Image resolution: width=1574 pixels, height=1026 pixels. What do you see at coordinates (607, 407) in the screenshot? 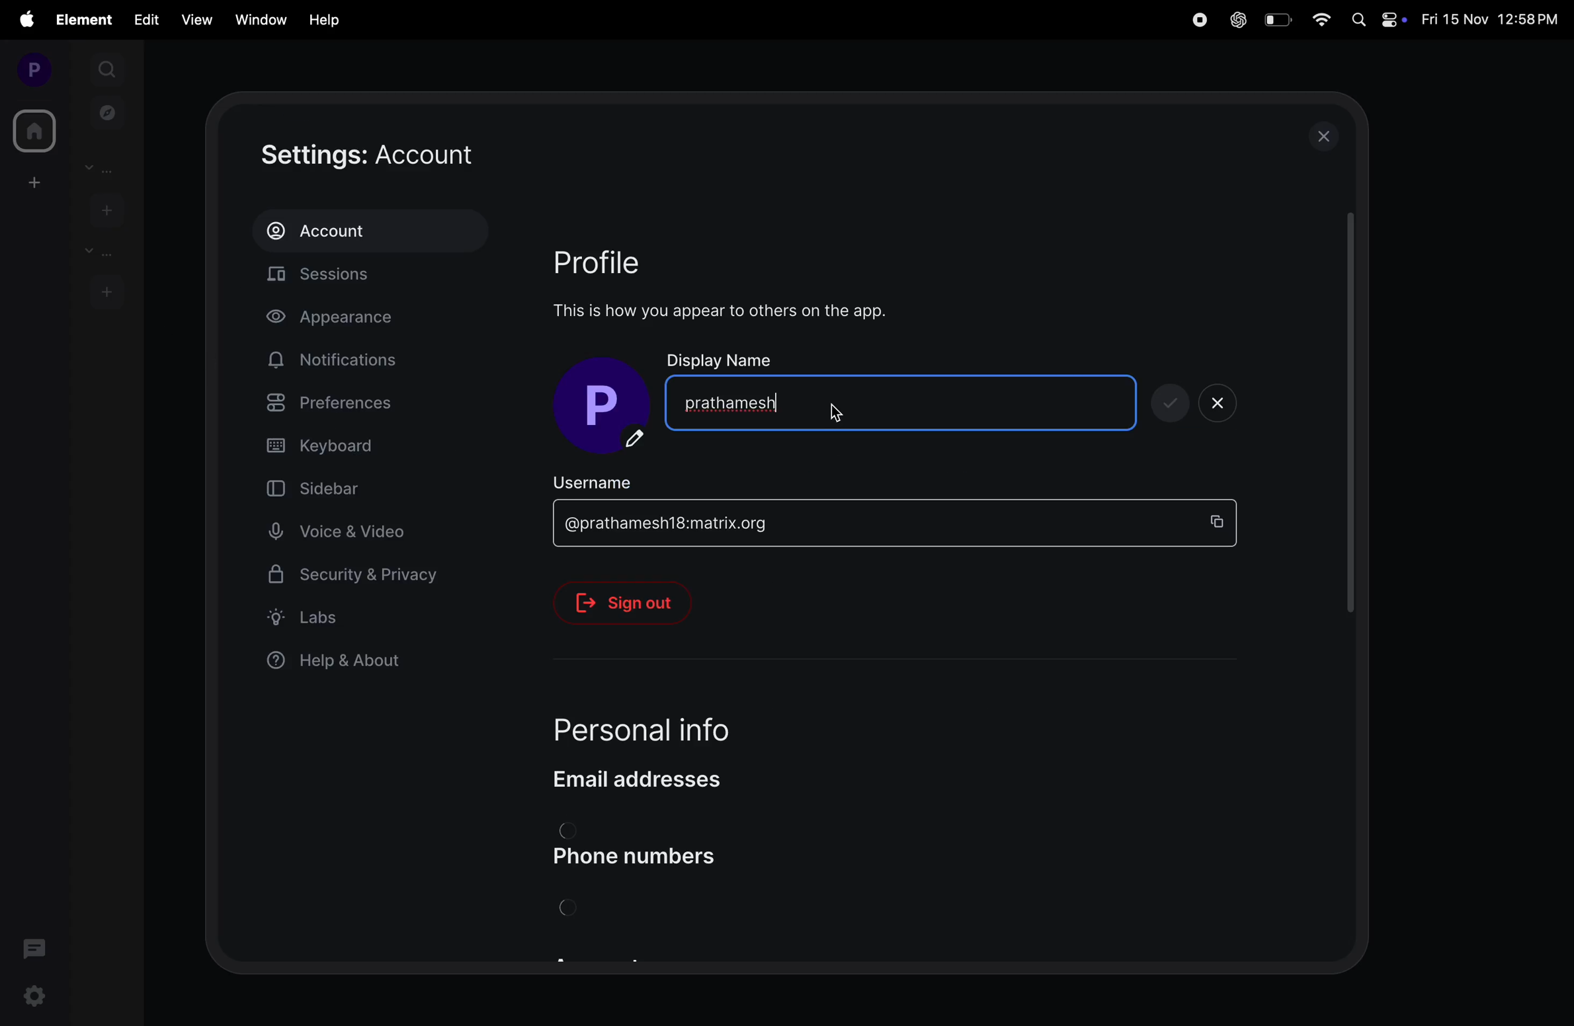
I see `profile name` at bounding box center [607, 407].